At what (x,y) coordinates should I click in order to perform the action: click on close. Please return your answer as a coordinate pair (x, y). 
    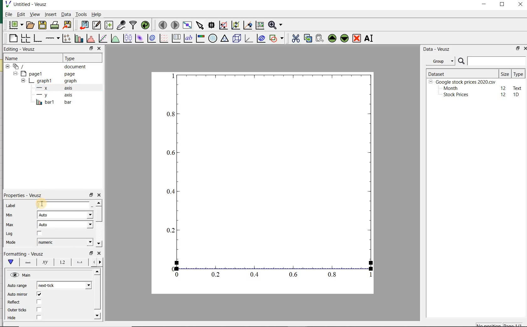
    Looking at the image, I should click on (99, 48).